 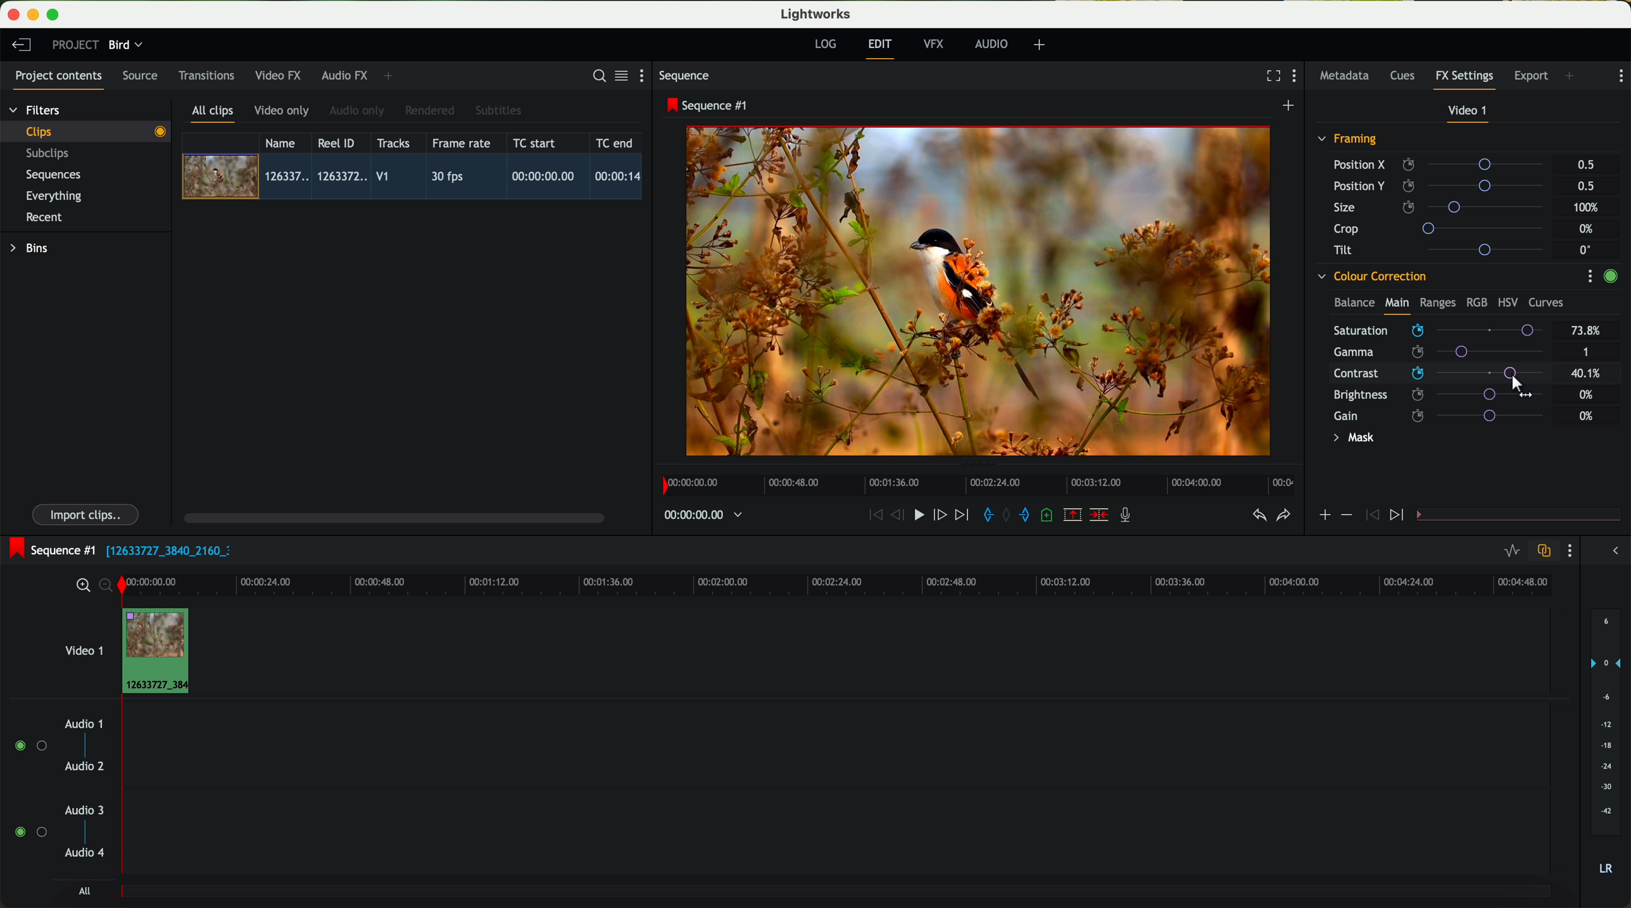 What do you see at coordinates (82, 648) in the screenshot?
I see `video 1` at bounding box center [82, 648].